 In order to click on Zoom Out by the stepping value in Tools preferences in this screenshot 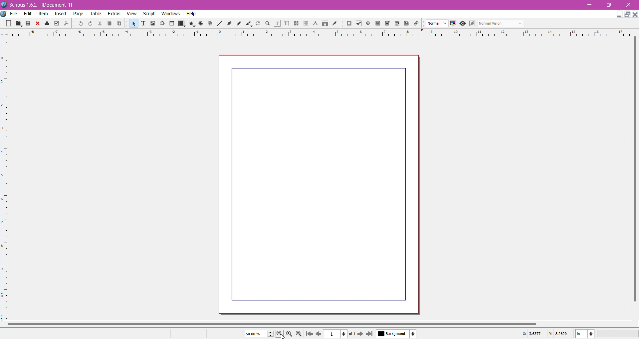, I will do `click(280, 334)`.